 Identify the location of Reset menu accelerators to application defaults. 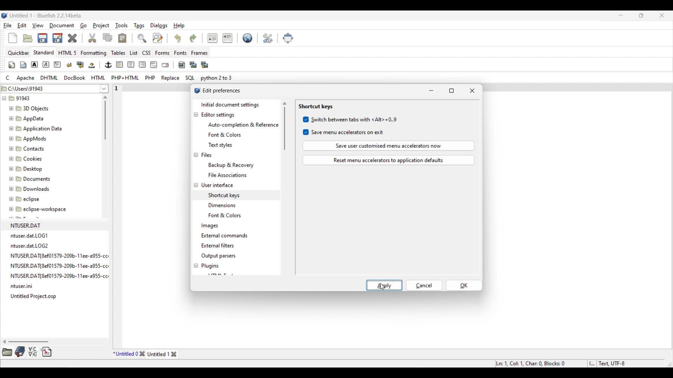
(389, 160).